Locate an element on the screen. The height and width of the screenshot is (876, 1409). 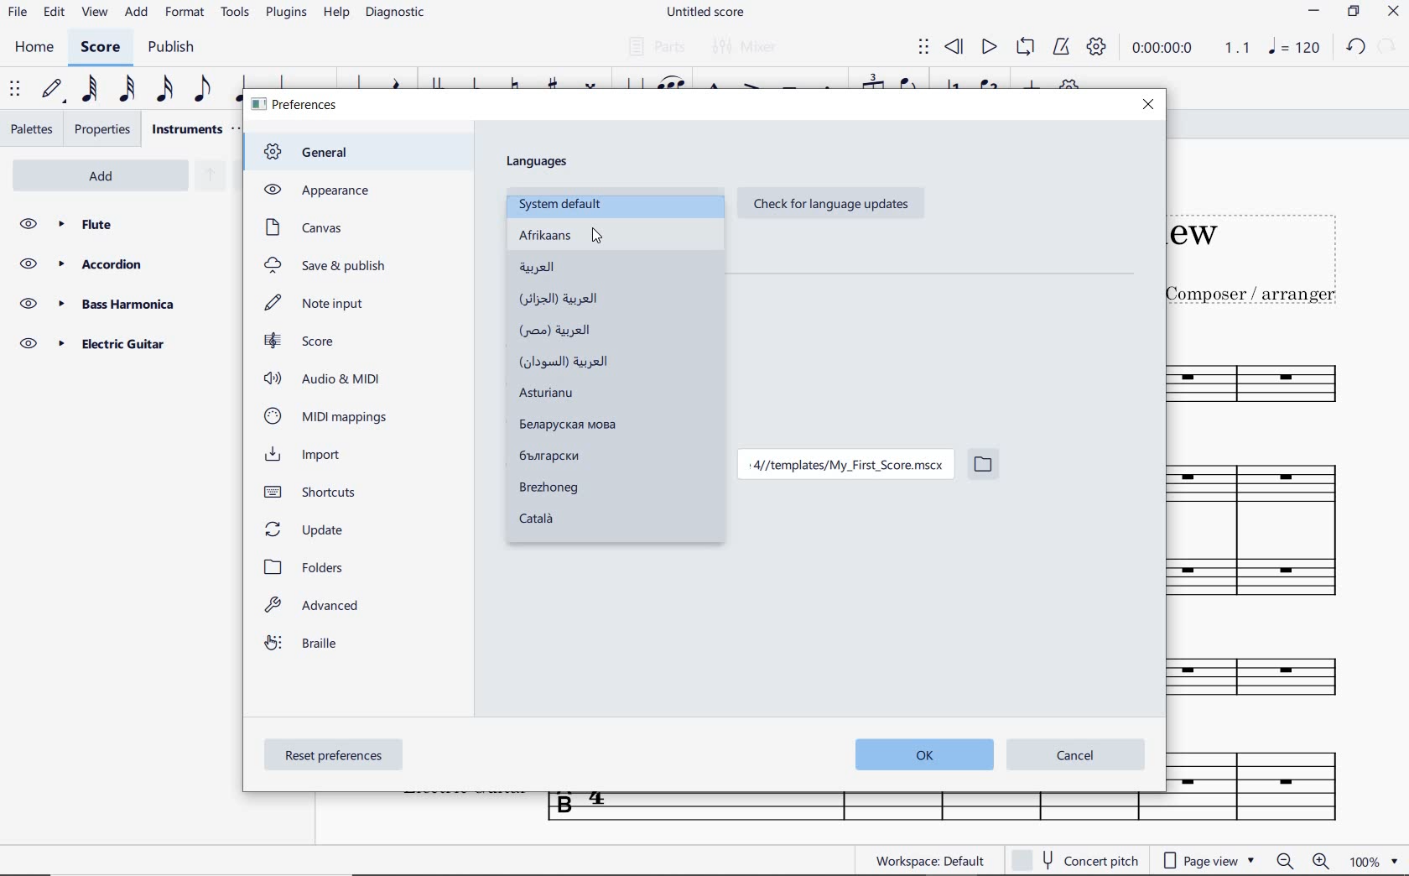
diagnostic is located at coordinates (399, 15).